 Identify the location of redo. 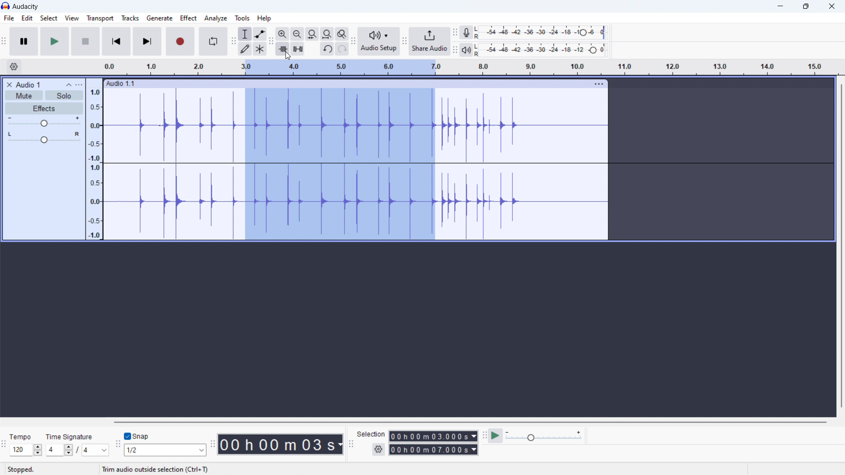
(342, 48).